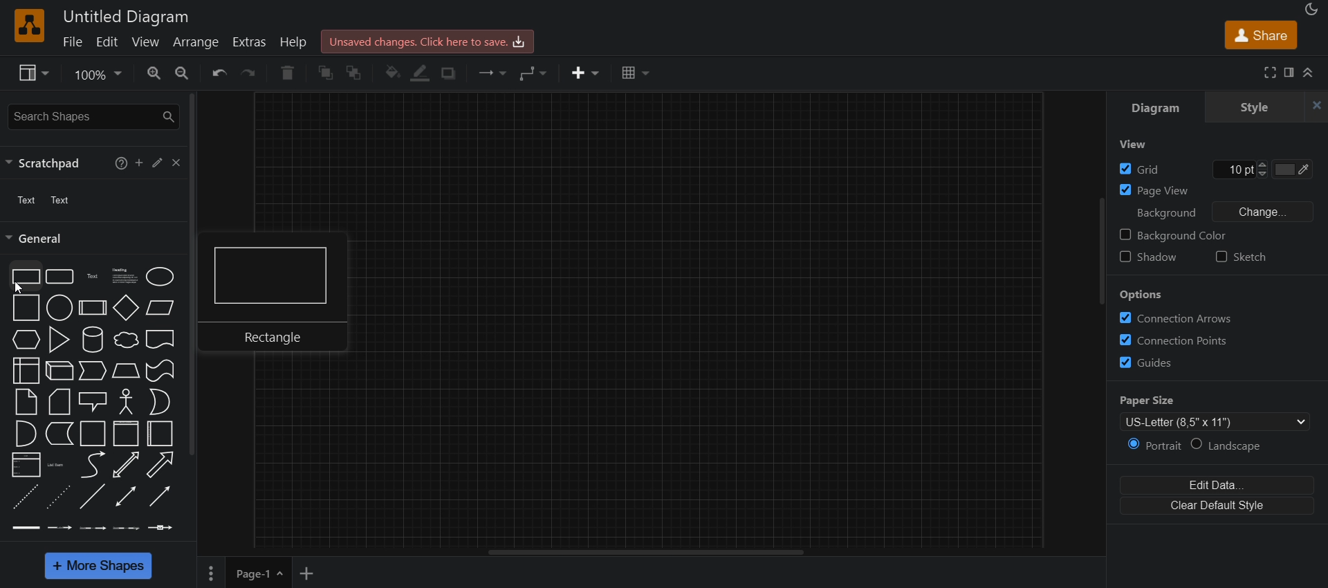 The width and height of the screenshot is (1328, 588). I want to click on diagram, so click(1156, 107).